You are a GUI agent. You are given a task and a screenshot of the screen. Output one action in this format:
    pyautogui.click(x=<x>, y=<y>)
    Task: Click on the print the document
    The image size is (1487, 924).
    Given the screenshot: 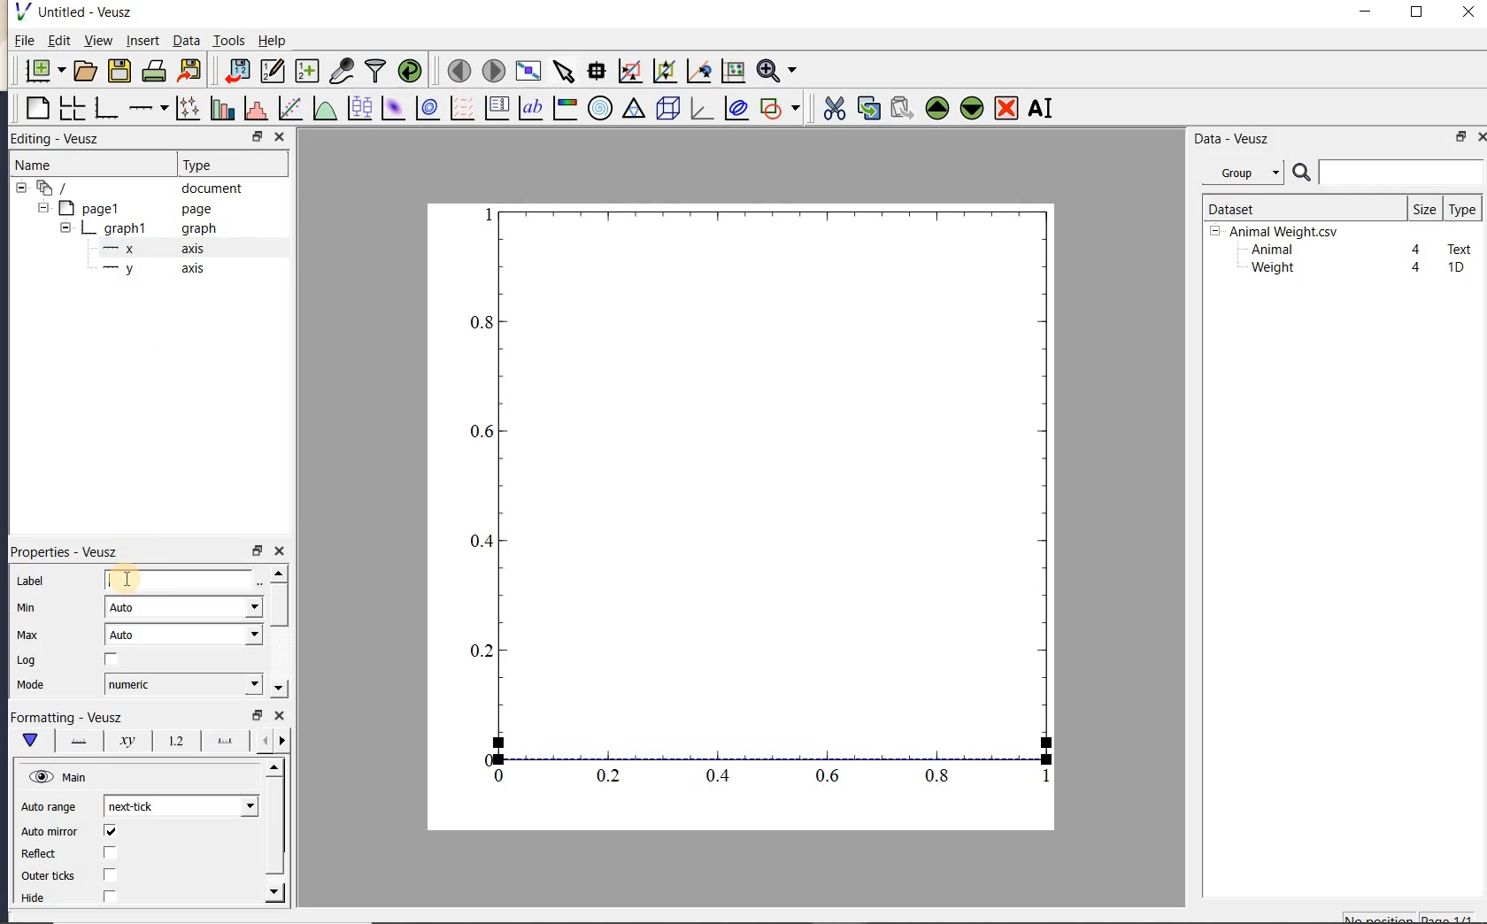 What is the action you would take?
    pyautogui.click(x=154, y=71)
    